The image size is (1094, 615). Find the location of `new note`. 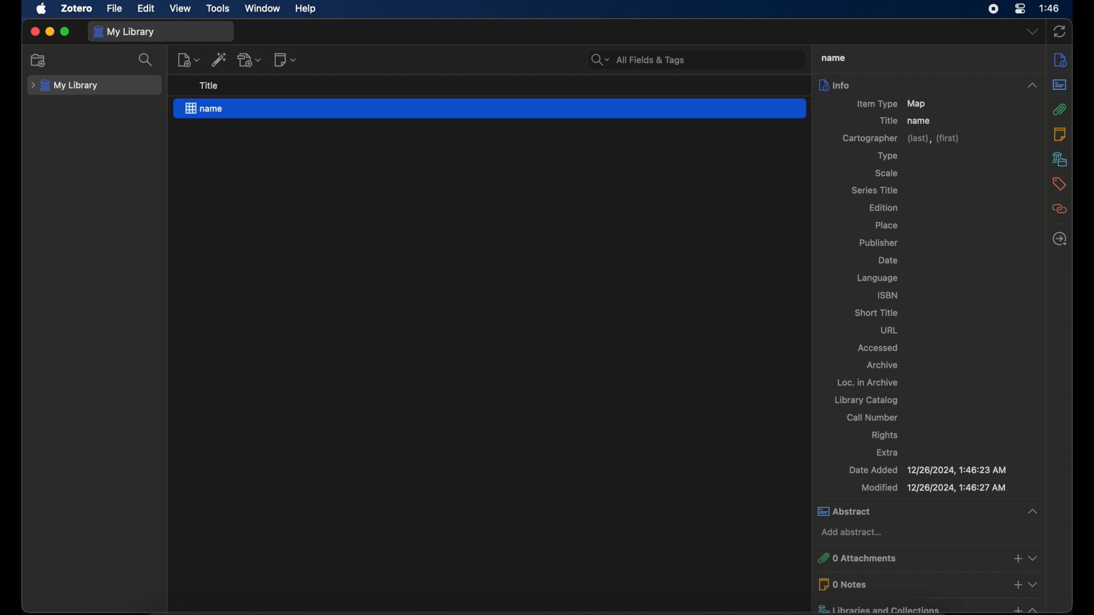

new note is located at coordinates (285, 59).